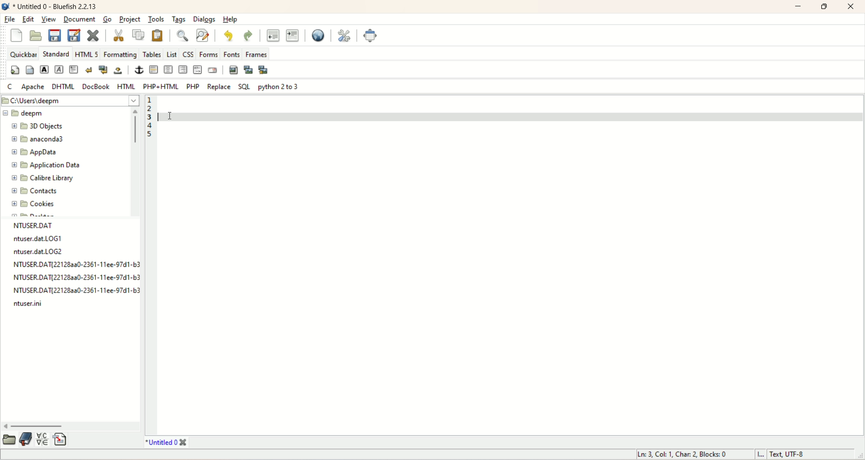 Image resolution: width=865 pixels, height=460 pixels. I want to click on project, so click(131, 19).